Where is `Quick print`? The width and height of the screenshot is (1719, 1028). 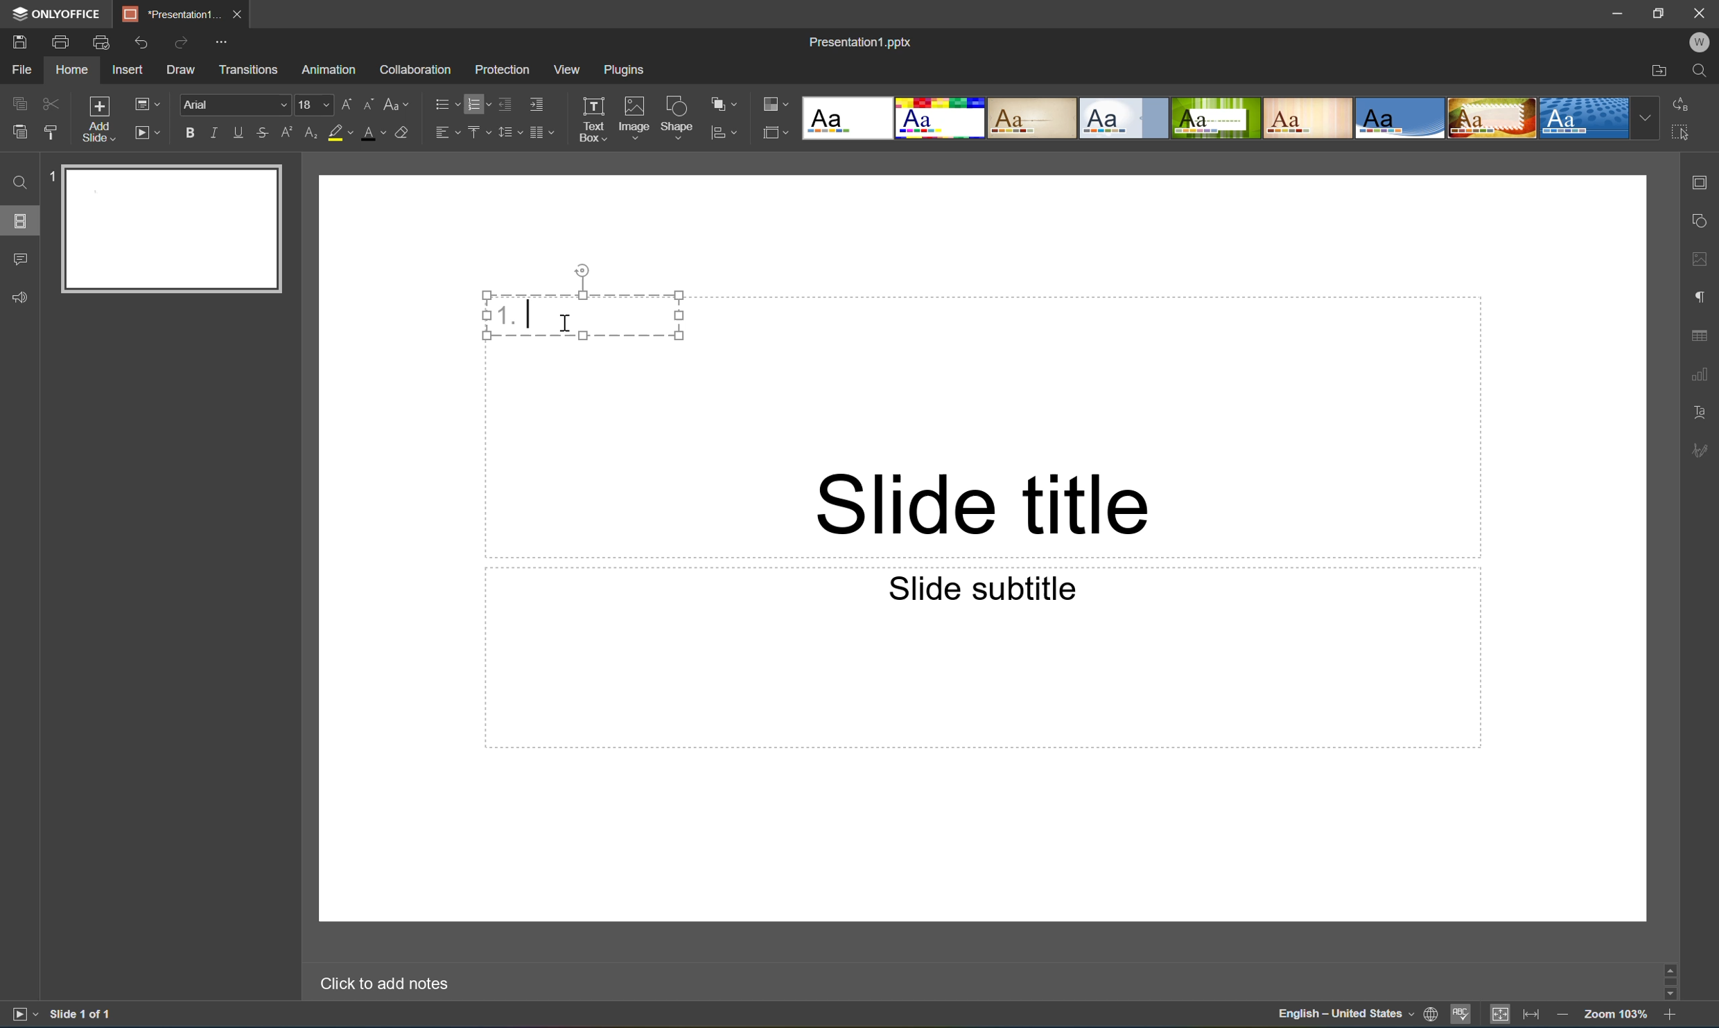 Quick print is located at coordinates (103, 42).